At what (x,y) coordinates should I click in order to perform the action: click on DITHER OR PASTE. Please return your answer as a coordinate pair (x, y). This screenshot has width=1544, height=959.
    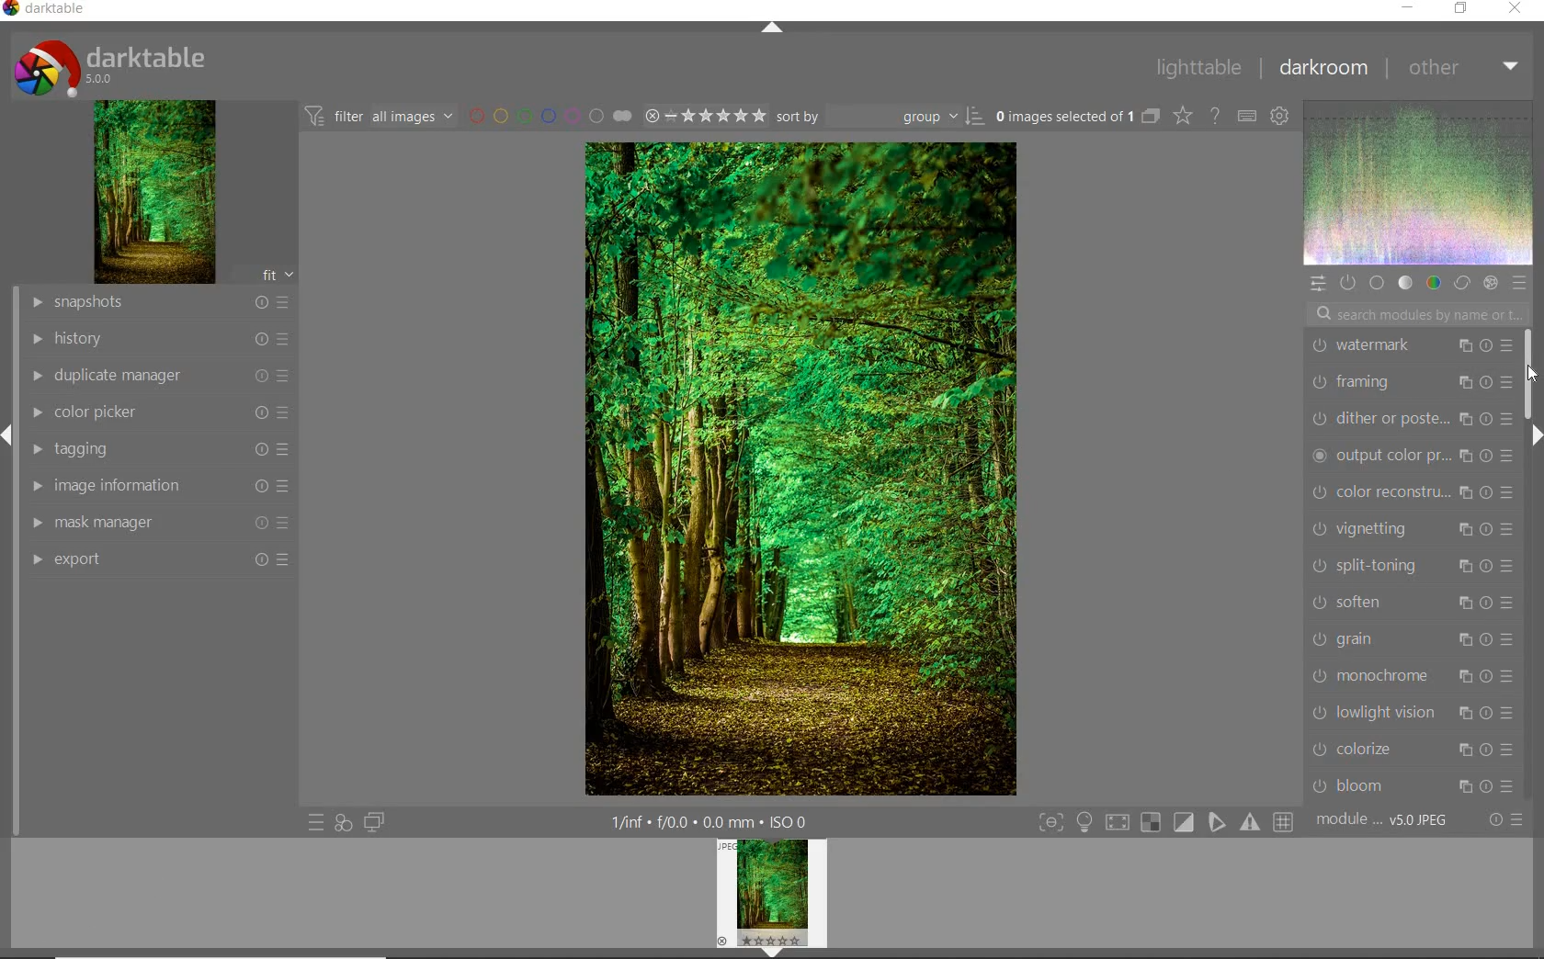
    Looking at the image, I should click on (1408, 416).